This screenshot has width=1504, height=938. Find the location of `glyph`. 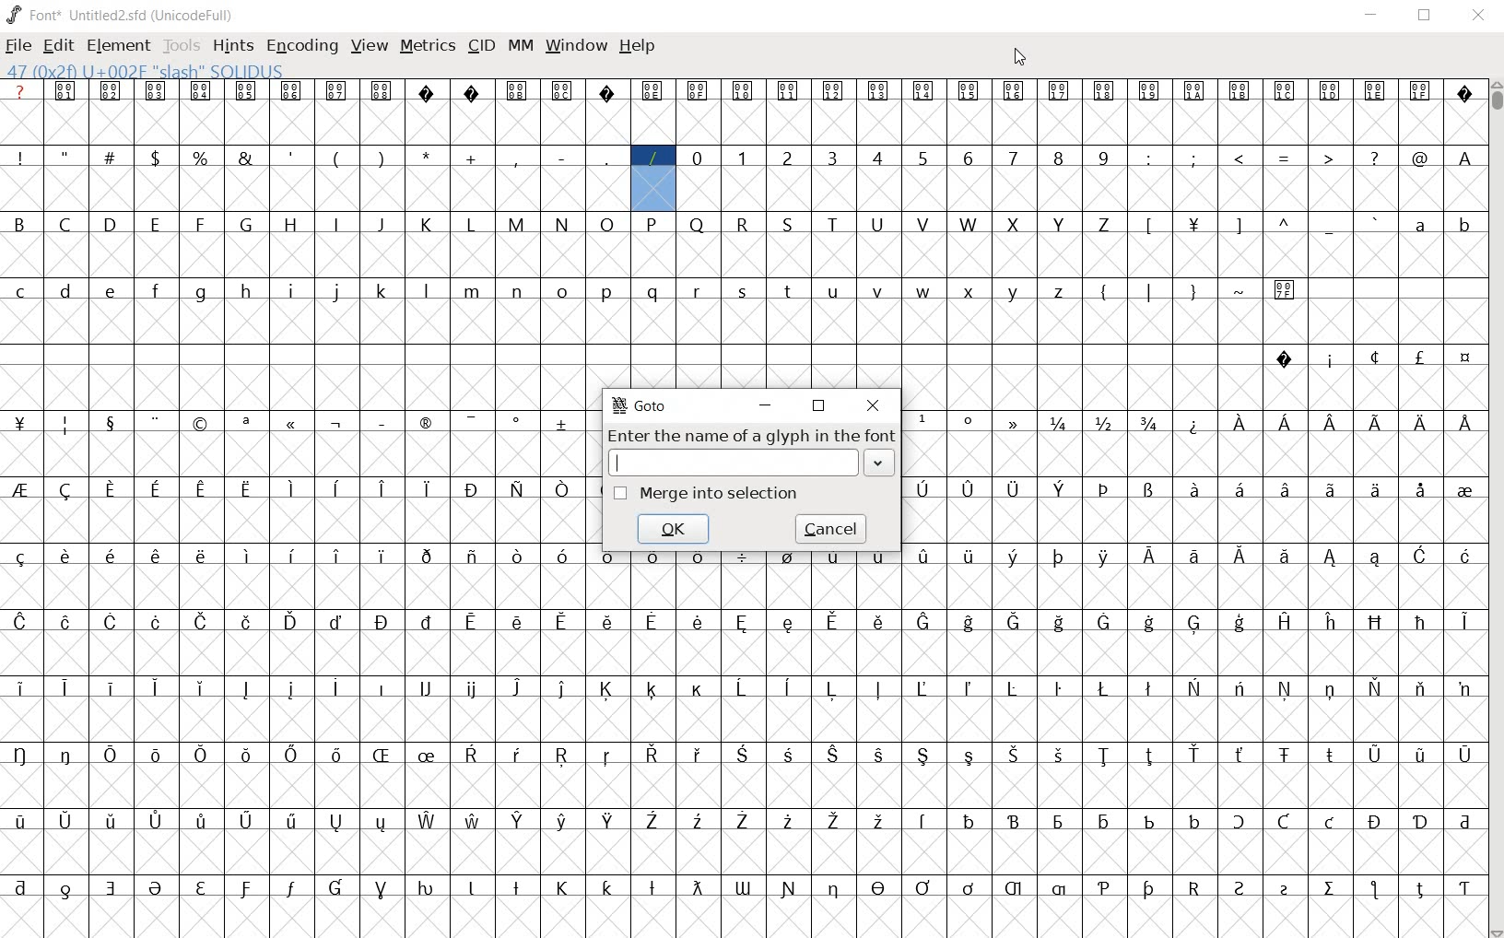

glyph is located at coordinates (878, 90).